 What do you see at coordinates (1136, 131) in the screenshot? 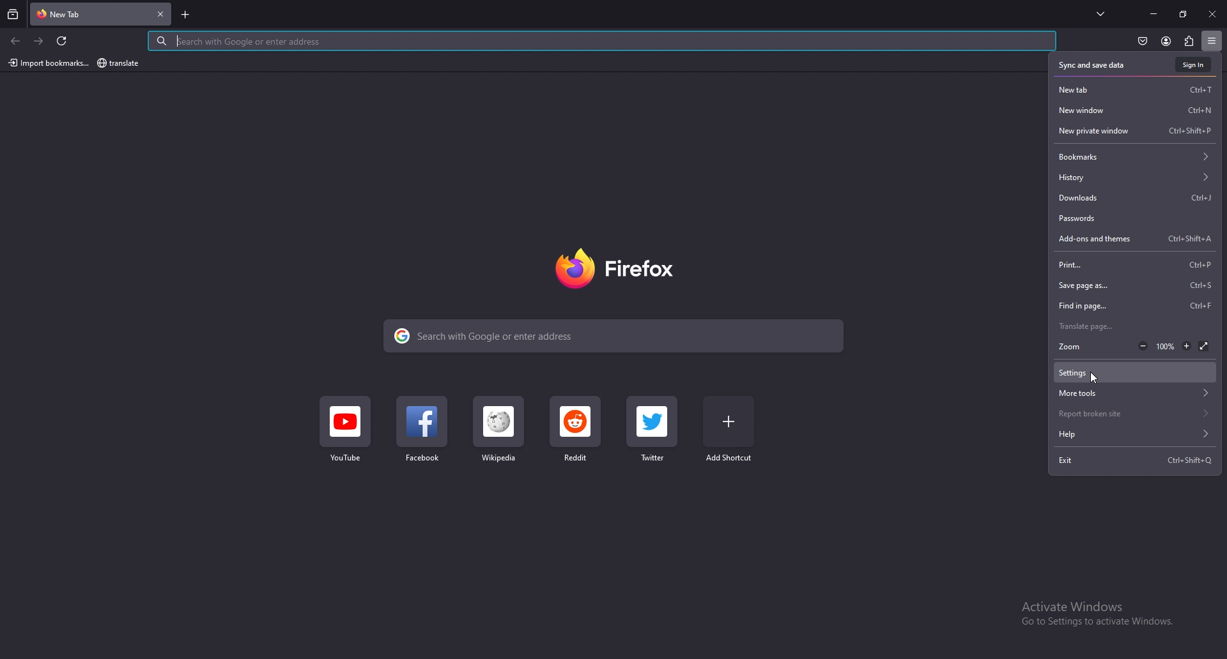
I see `new private window` at bounding box center [1136, 131].